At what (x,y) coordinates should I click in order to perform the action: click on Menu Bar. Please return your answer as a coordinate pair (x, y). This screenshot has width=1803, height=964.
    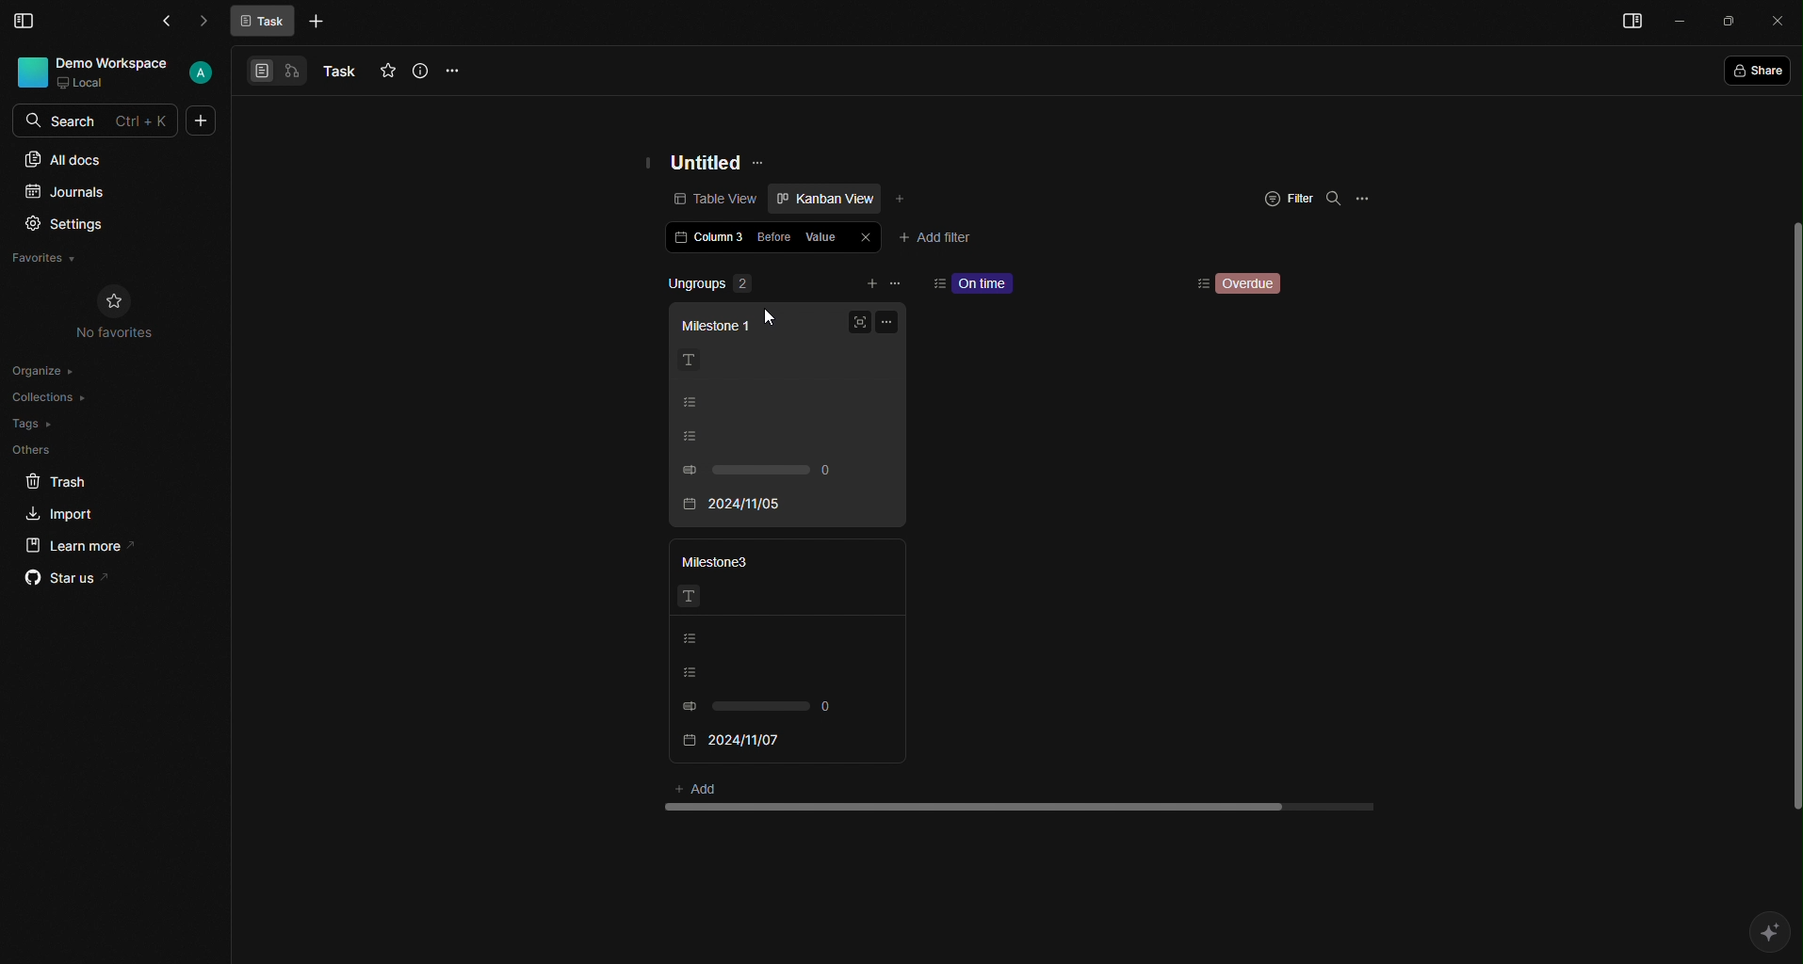
    Looking at the image, I should click on (25, 19).